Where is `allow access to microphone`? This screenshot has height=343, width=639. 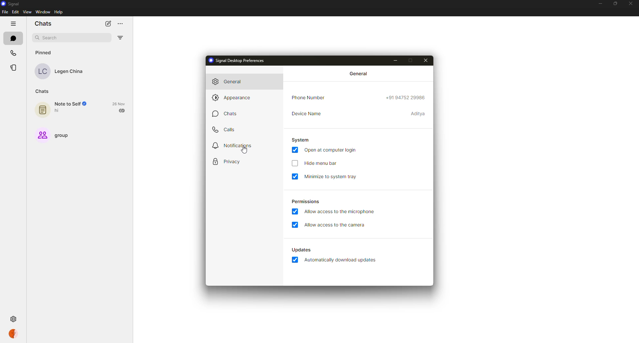 allow access to microphone is located at coordinates (342, 212).